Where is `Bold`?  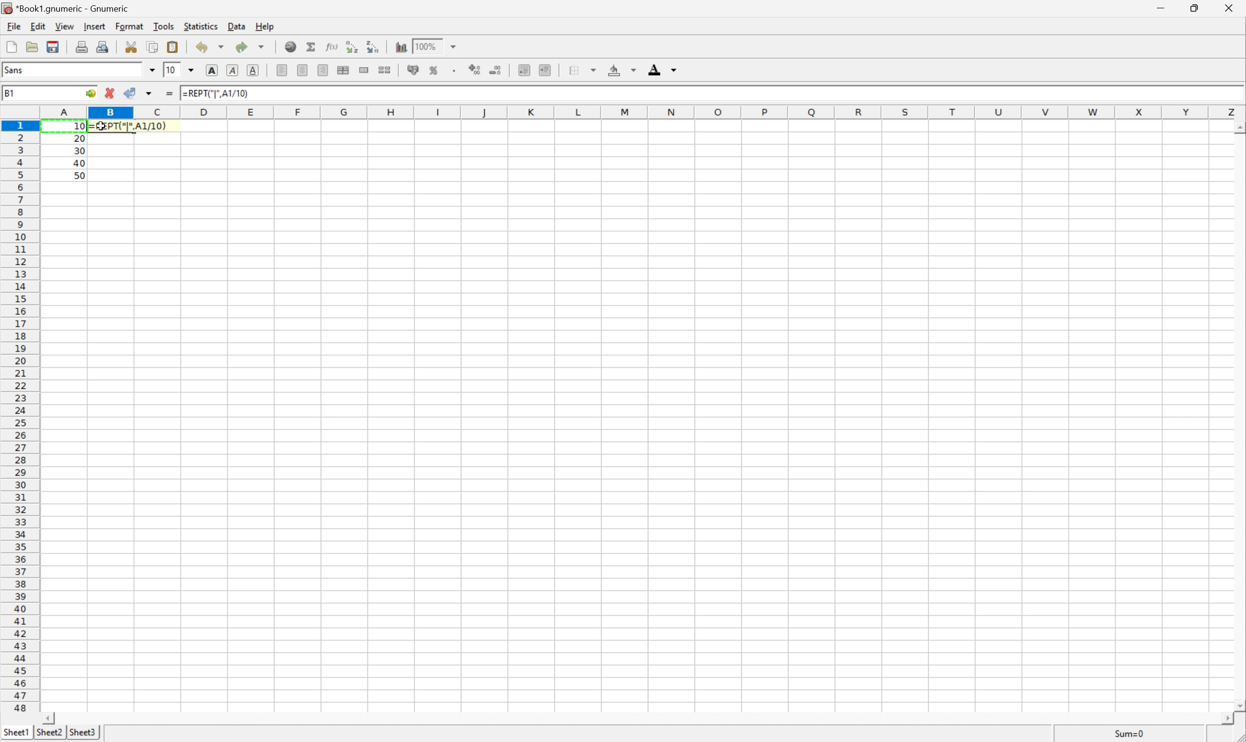 Bold is located at coordinates (212, 69).